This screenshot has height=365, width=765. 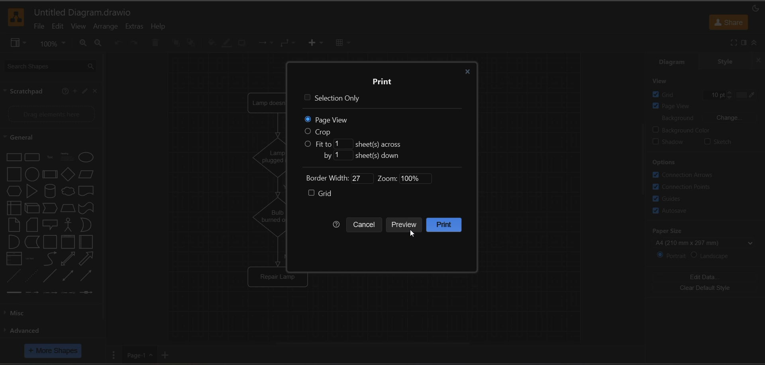 I want to click on edit, so click(x=57, y=27).